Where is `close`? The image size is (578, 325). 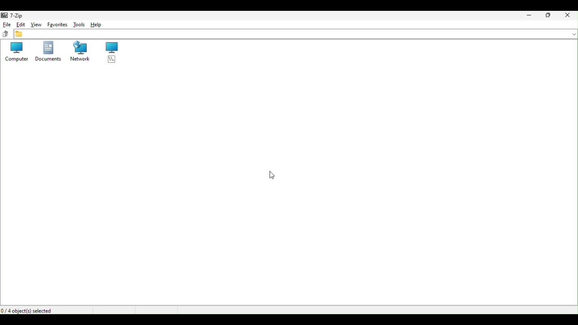 close is located at coordinates (569, 14).